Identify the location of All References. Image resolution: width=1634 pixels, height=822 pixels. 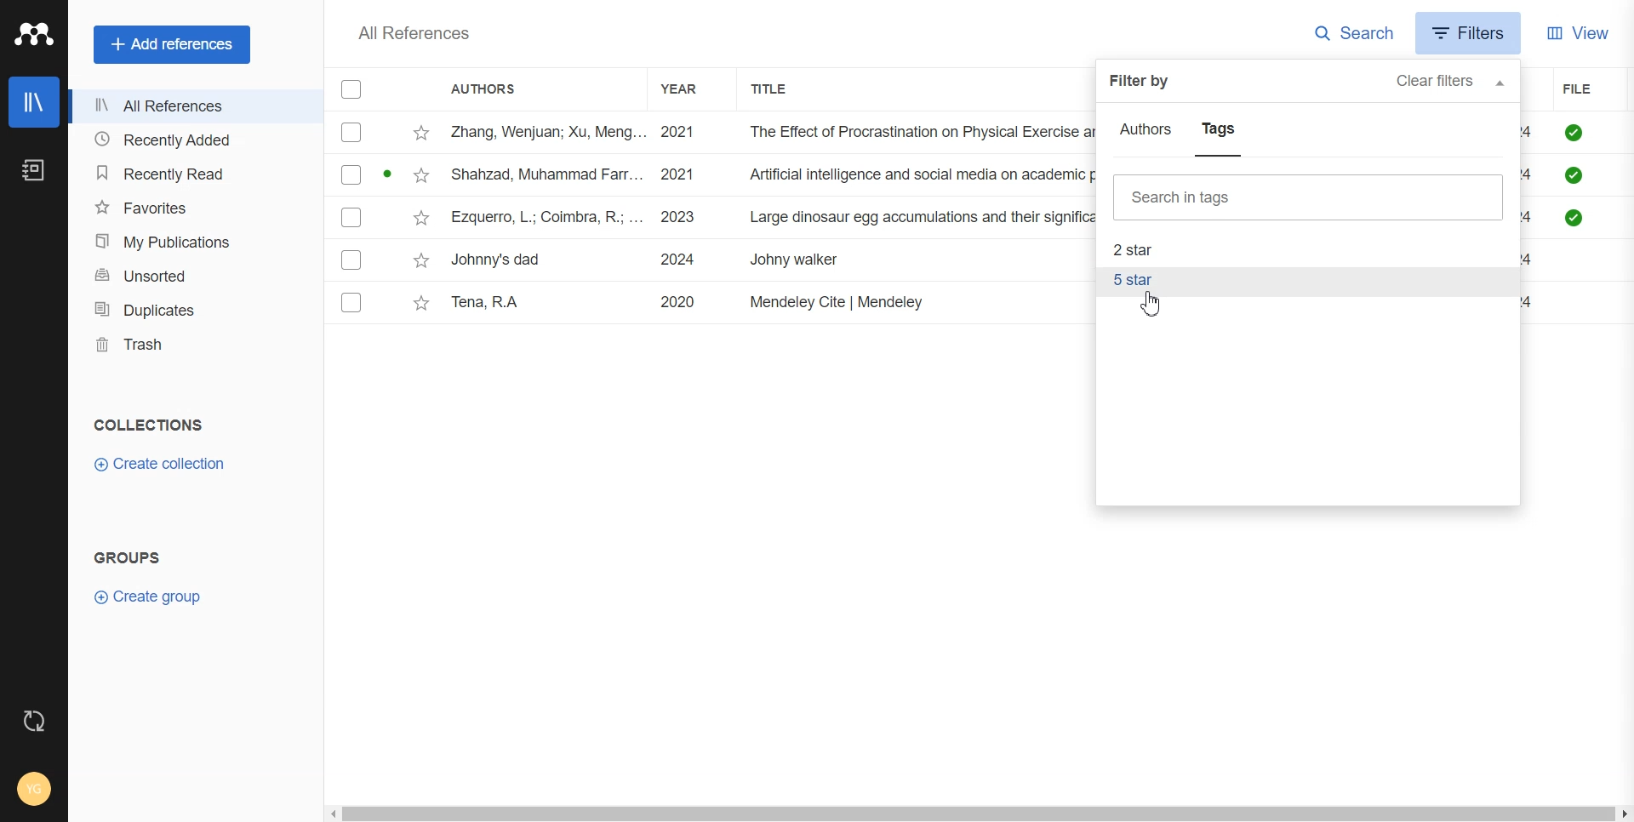
(192, 107).